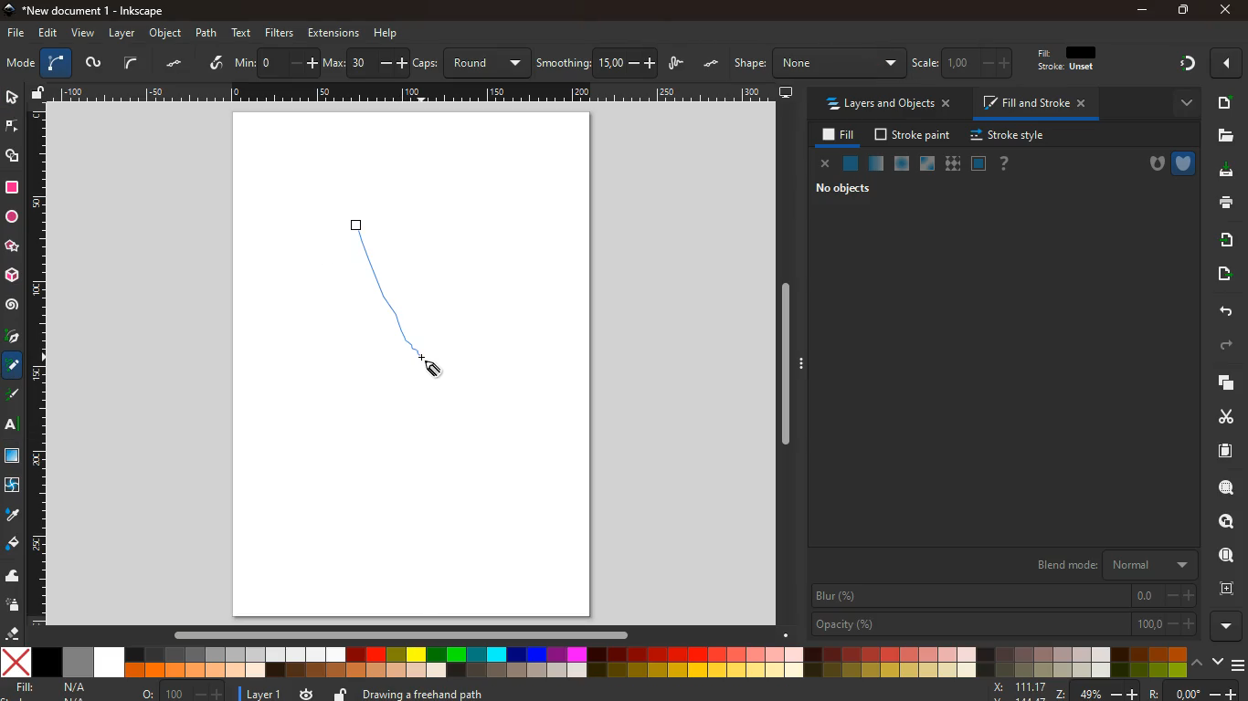 This screenshot has height=701, width=1248. I want to click on window, so click(928, 164).